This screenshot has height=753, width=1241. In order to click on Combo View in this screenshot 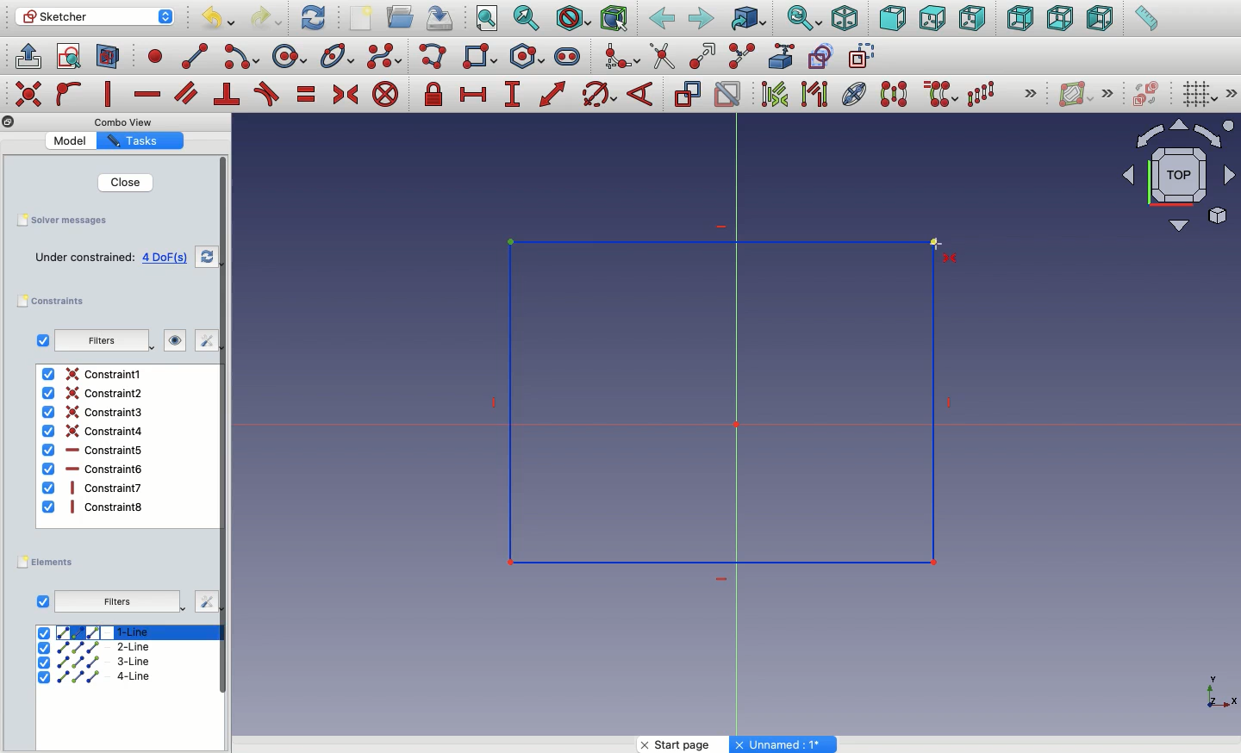, I will do `click(124, 121)`.